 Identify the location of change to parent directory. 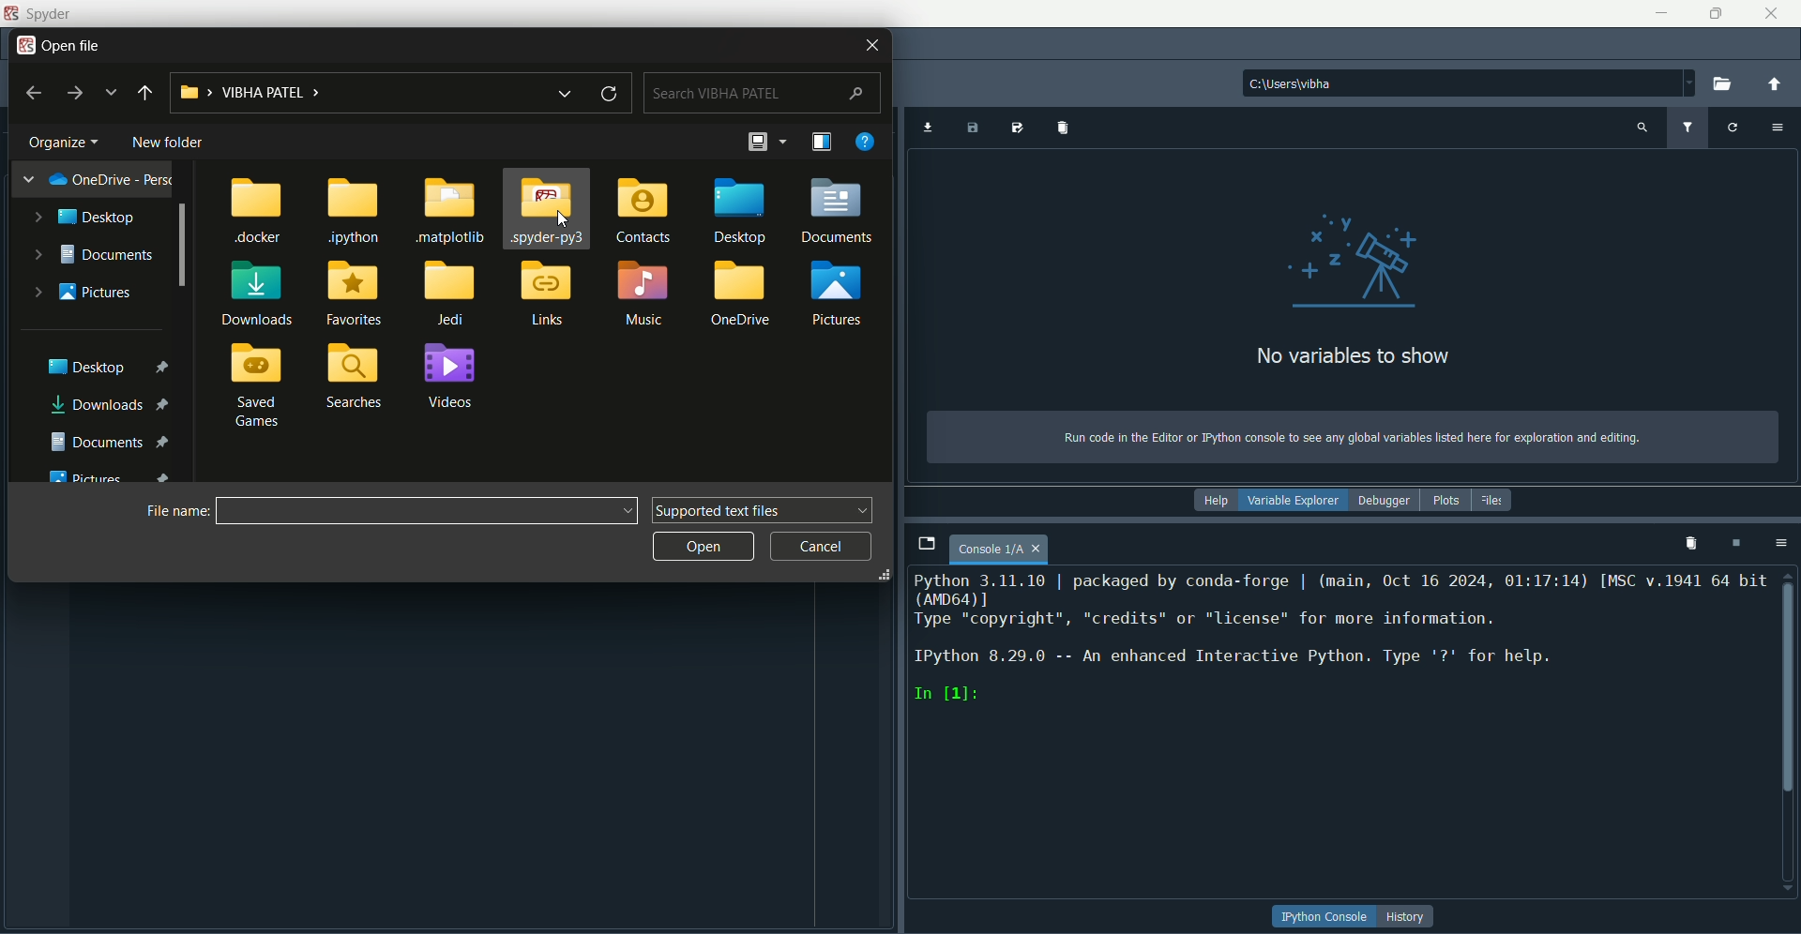
(1780, 85).